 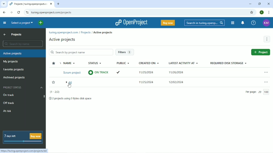 I want to click on Name, so click(x=72, y=74).